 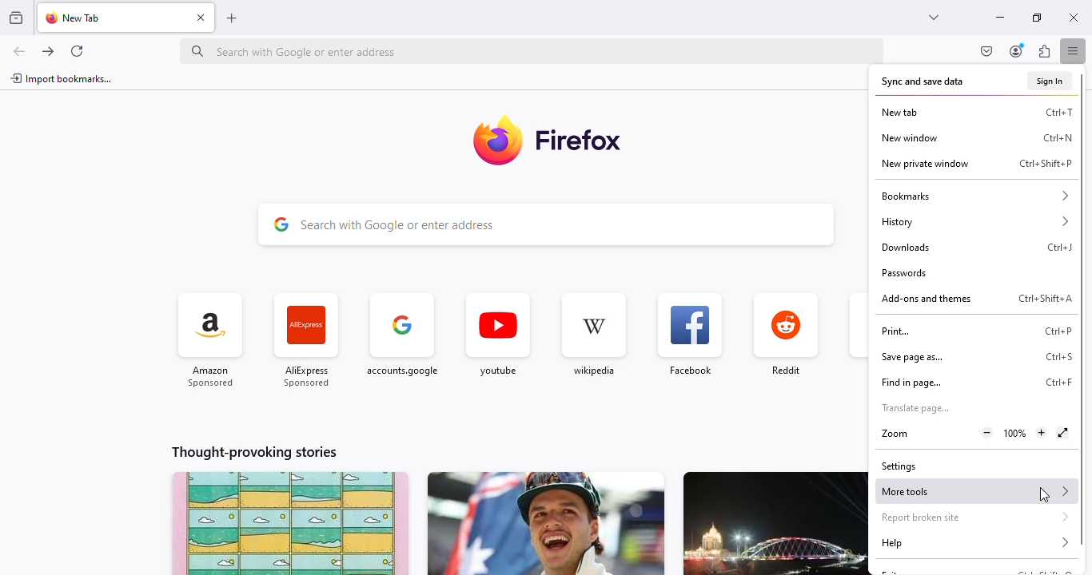 What do you see at coordinates (975, 543) in the screenshot?
I see `help` at bounding box center [975, 543].